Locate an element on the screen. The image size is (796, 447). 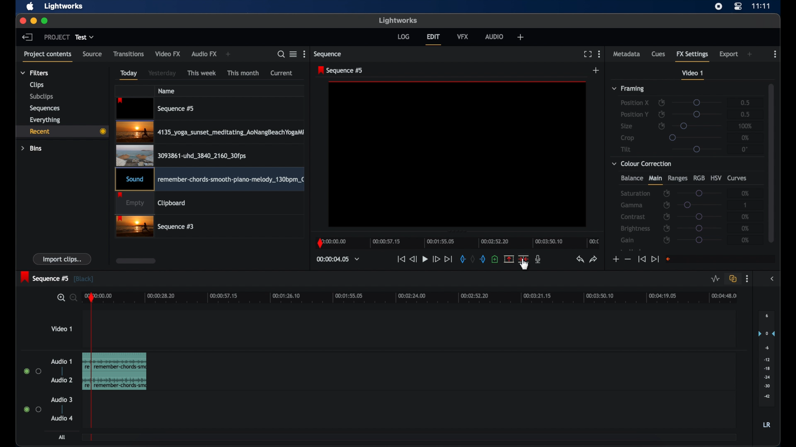
toggle auto track sync is located at coordinates (733, 279).